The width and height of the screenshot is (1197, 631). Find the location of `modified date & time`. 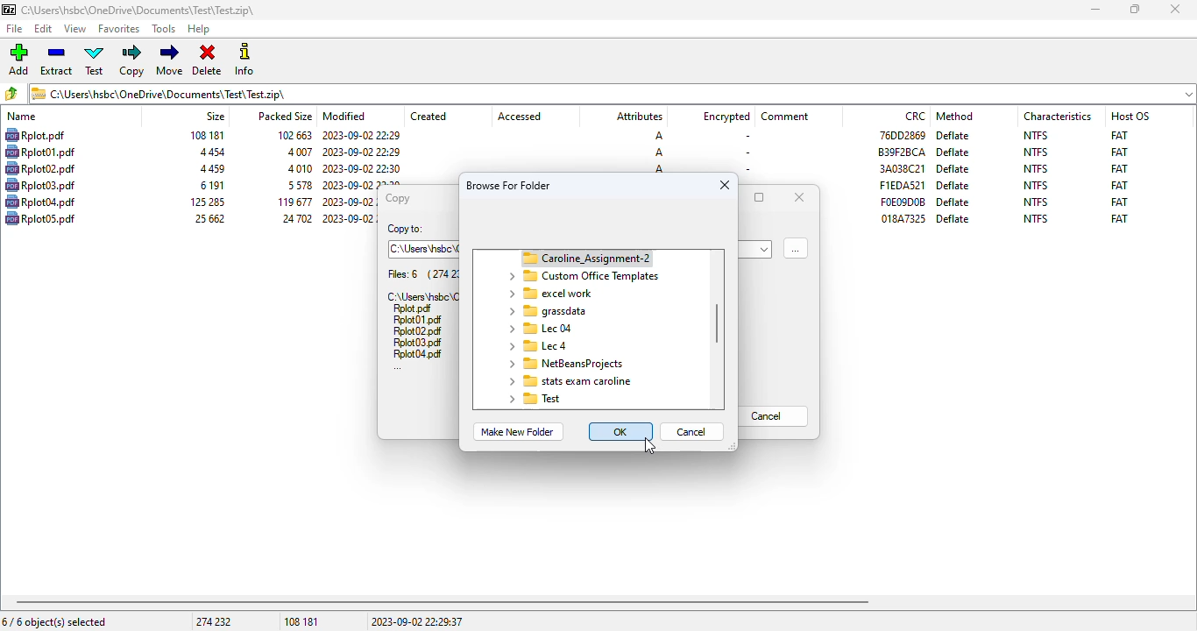

modified date & time is located at coordinates (347, 217).